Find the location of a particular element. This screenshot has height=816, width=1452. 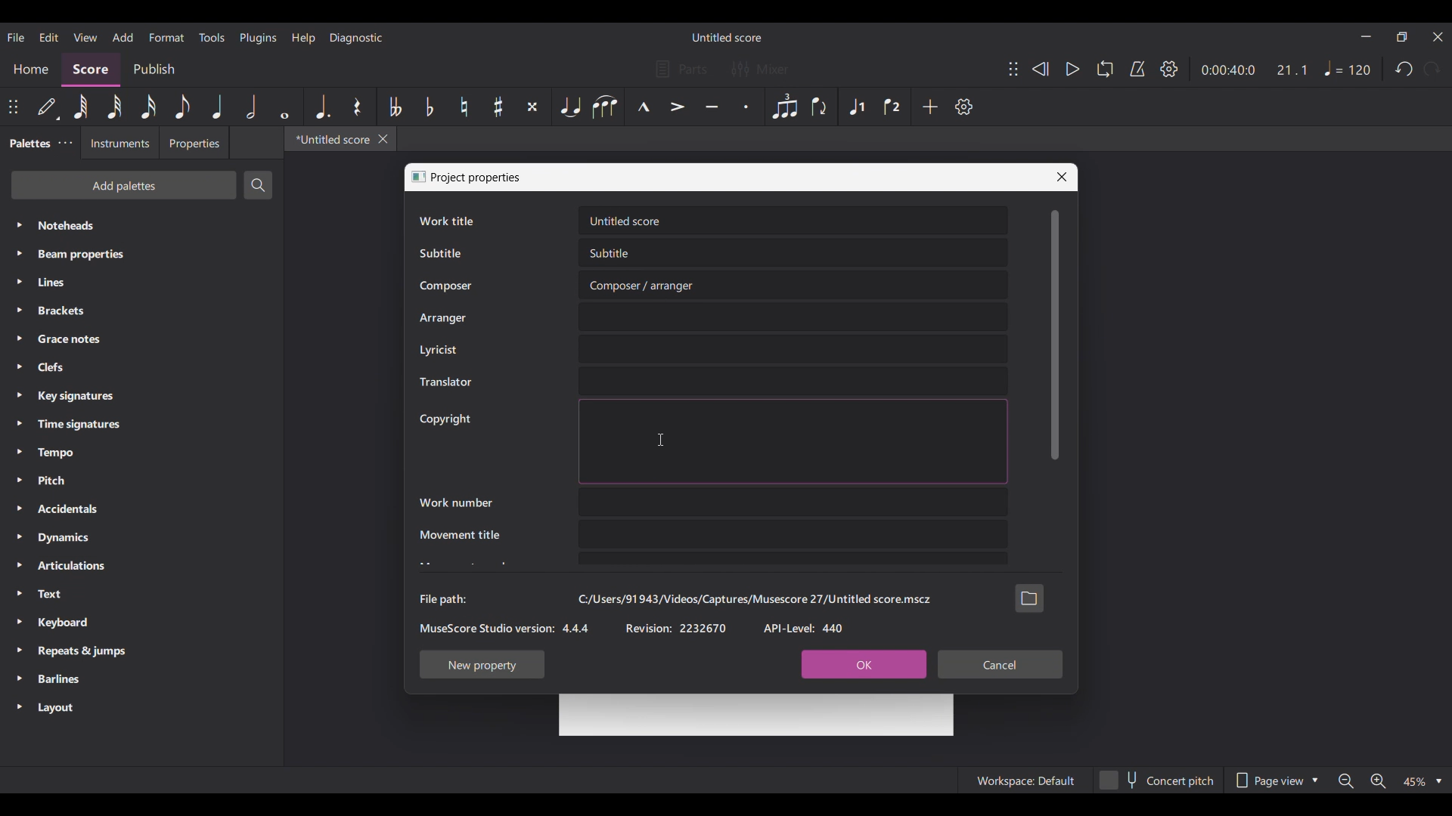

Project properties is located at coordinates (477, 178).